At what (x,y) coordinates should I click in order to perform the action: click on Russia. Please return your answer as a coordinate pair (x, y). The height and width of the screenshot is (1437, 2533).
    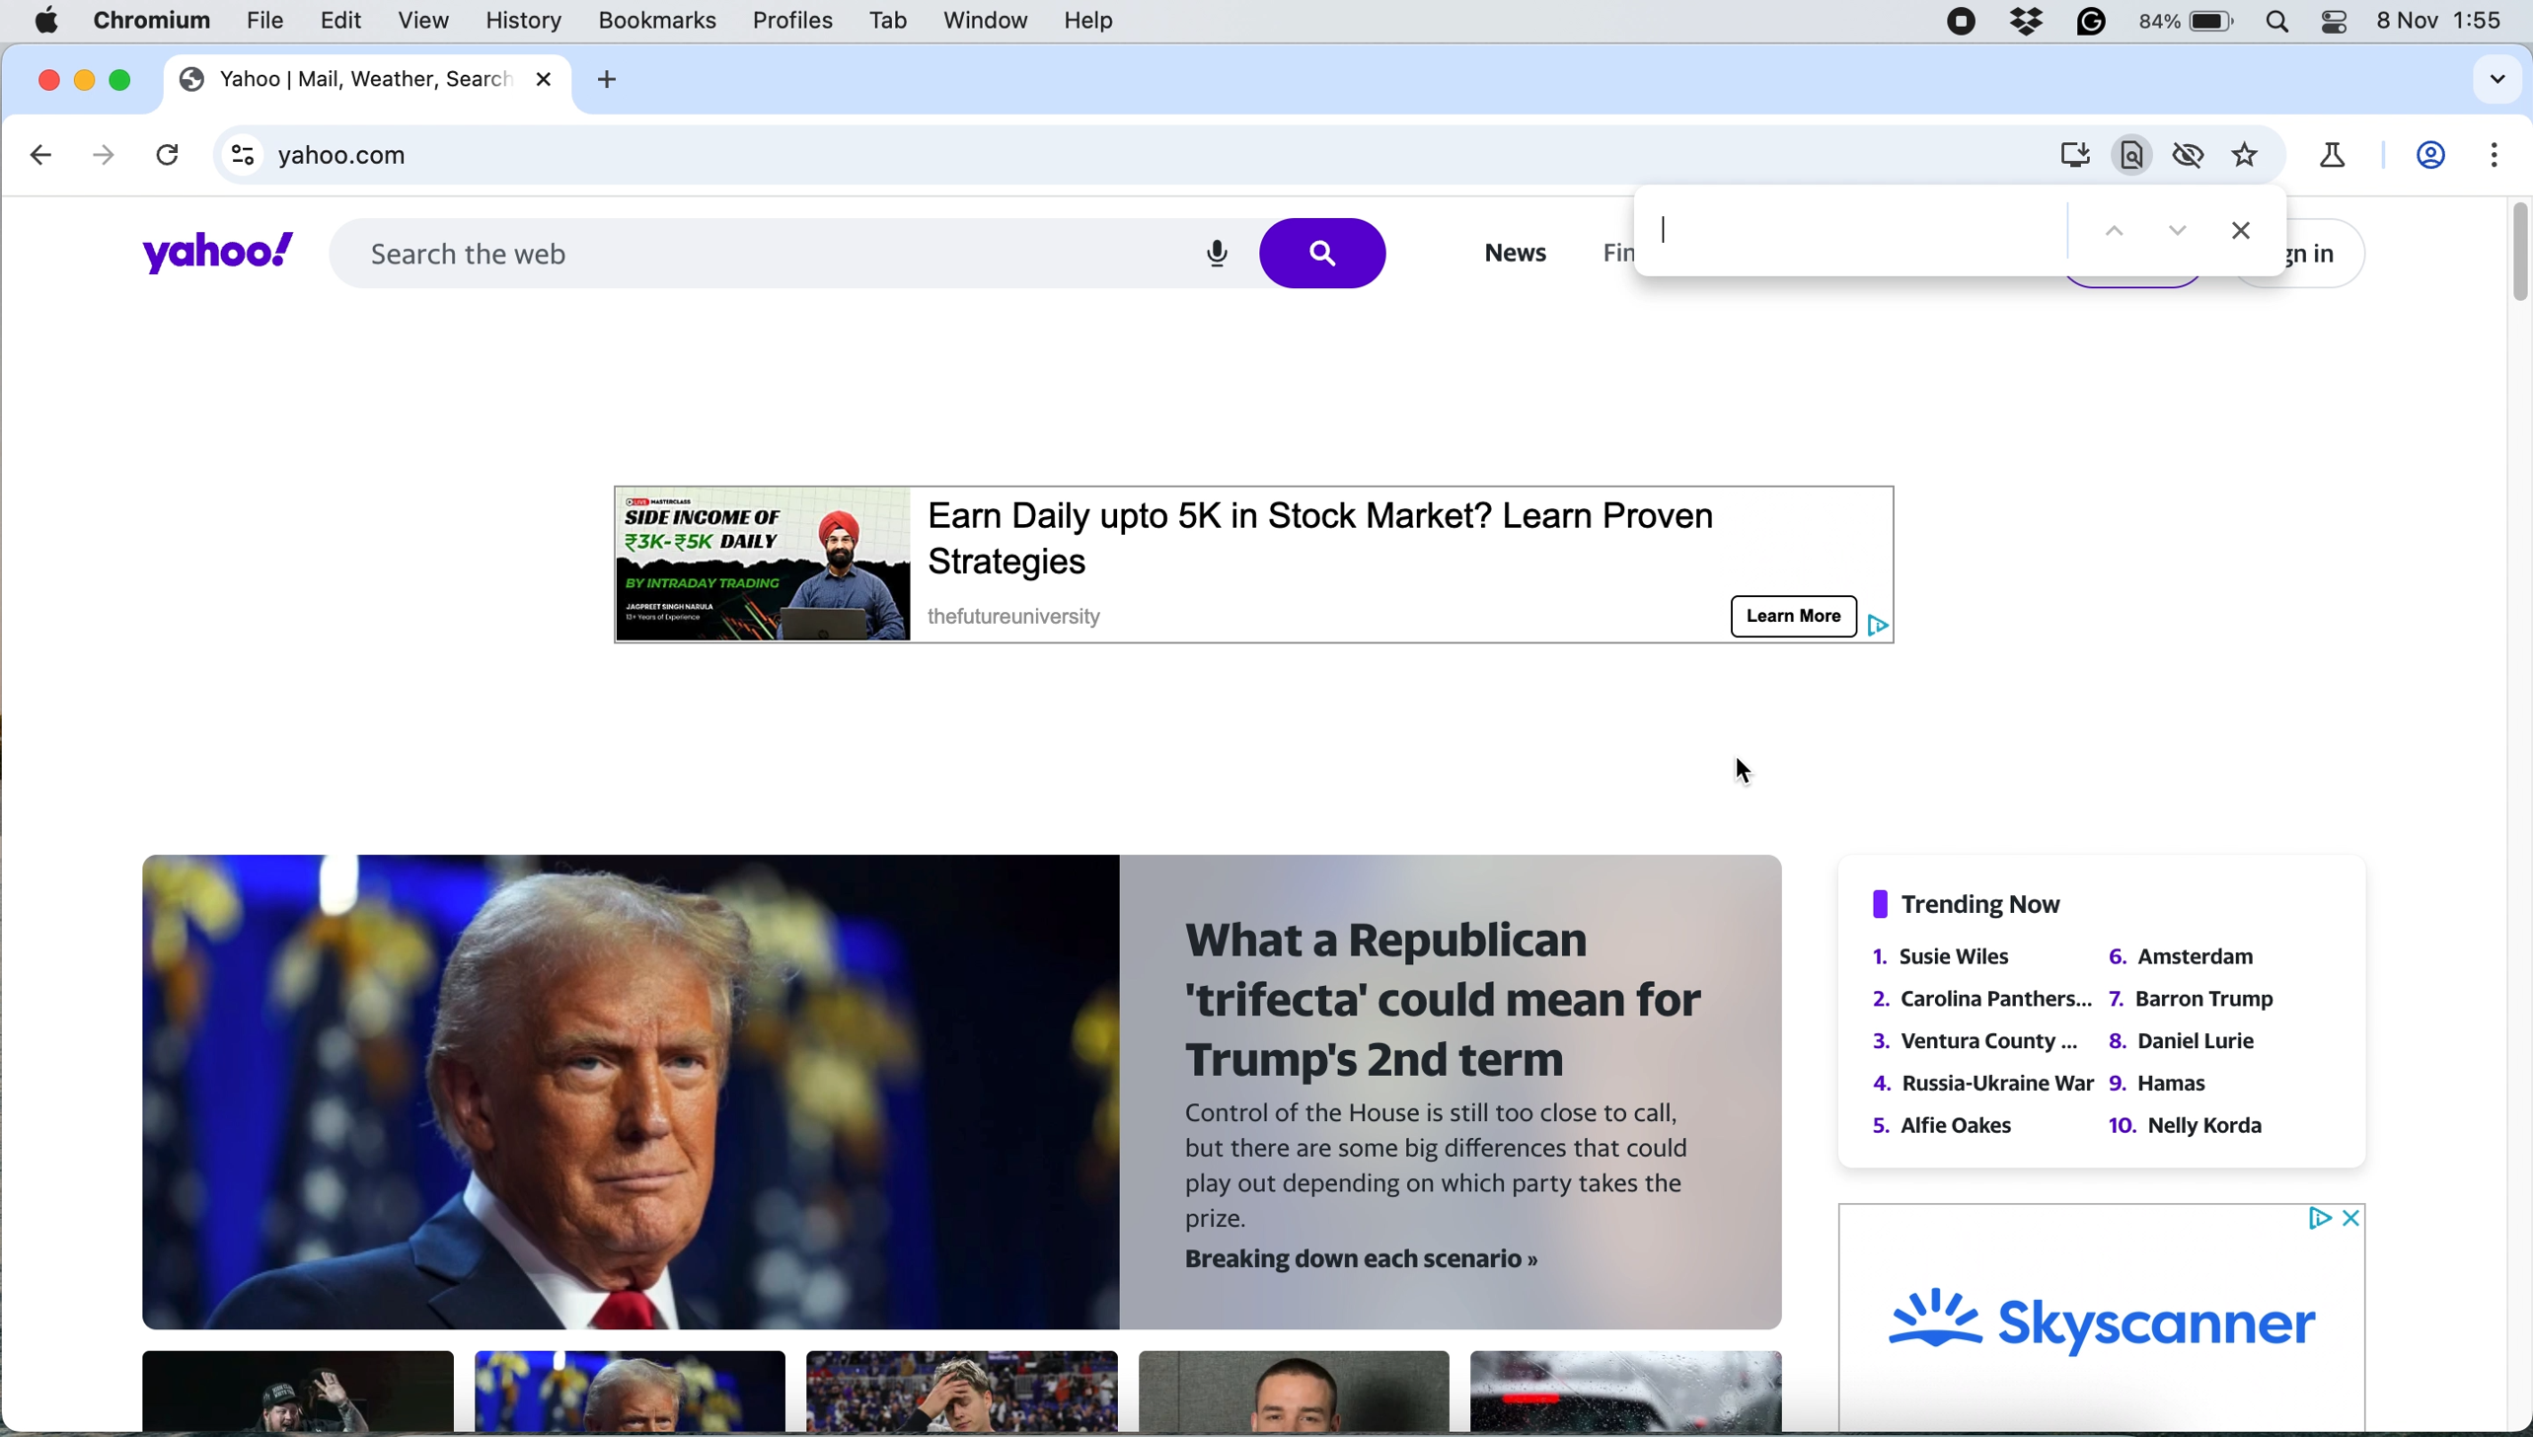
    Looking at the image, I should click on (1981, 1083).